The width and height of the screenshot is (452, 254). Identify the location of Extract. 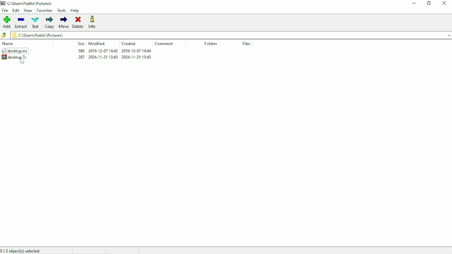
(21, 22).